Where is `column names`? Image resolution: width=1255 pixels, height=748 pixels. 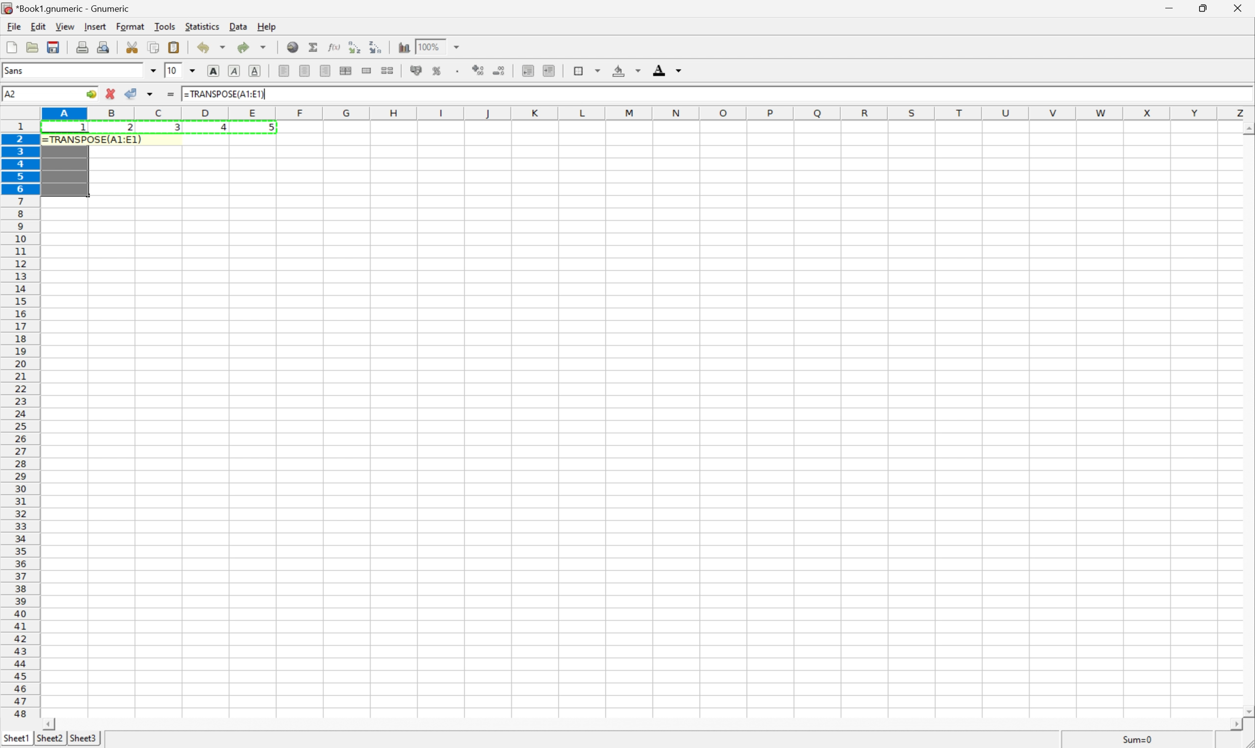
column names is located at coordinates (644, 114).